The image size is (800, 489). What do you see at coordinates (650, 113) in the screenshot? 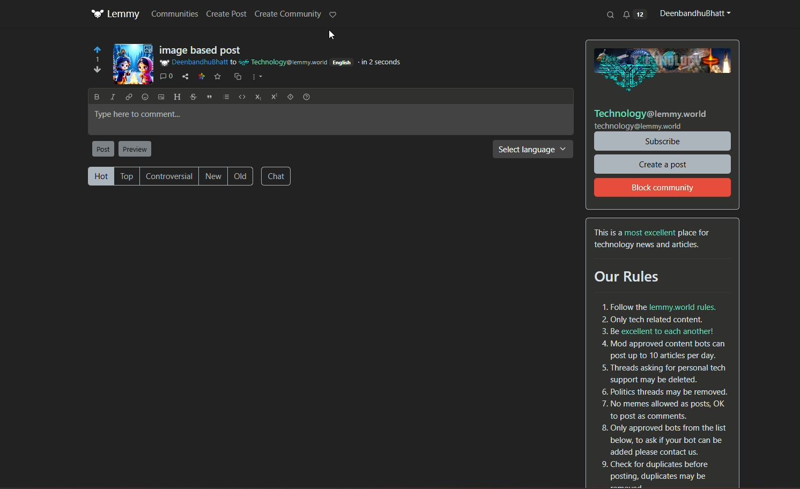
I see `Technology@lemmy.world` at bounding box center [650, 113].